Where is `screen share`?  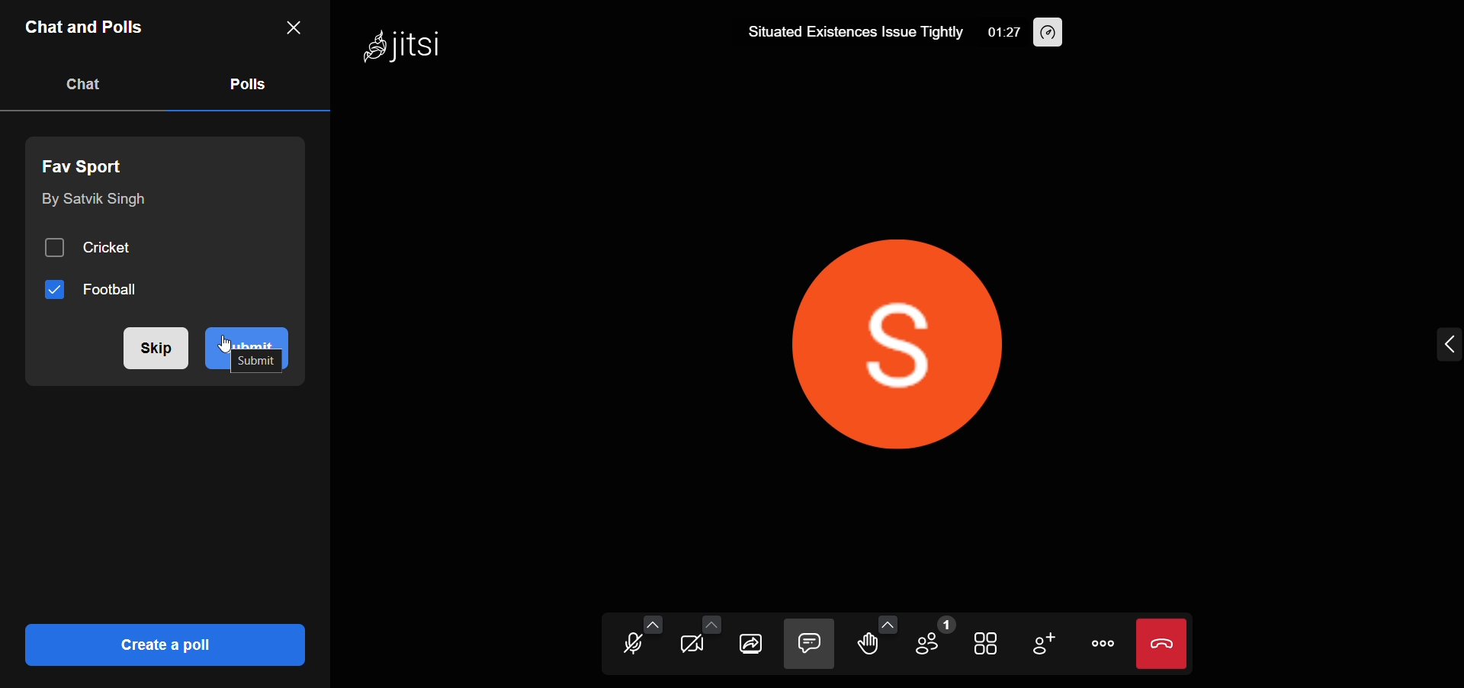 screen share is located at coordinates (750, 645).